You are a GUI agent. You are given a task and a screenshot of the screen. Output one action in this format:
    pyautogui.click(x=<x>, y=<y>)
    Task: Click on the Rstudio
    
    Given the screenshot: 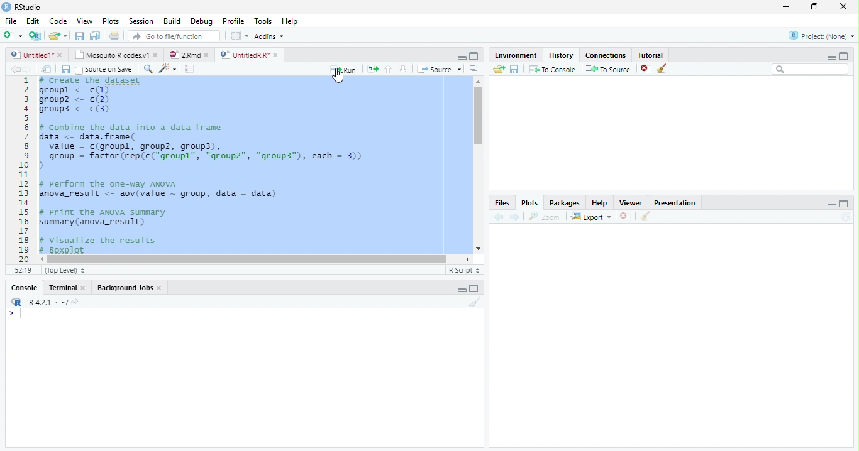 What is the action you would take?
    pyautogui.click(x=21, y=6)
    